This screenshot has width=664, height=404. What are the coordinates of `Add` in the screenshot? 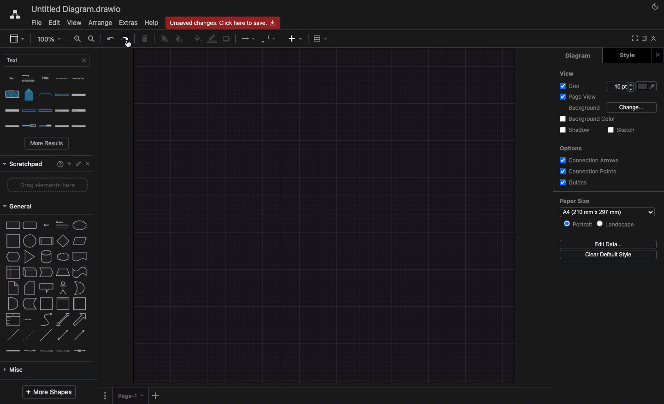 It's located at (157, 395).